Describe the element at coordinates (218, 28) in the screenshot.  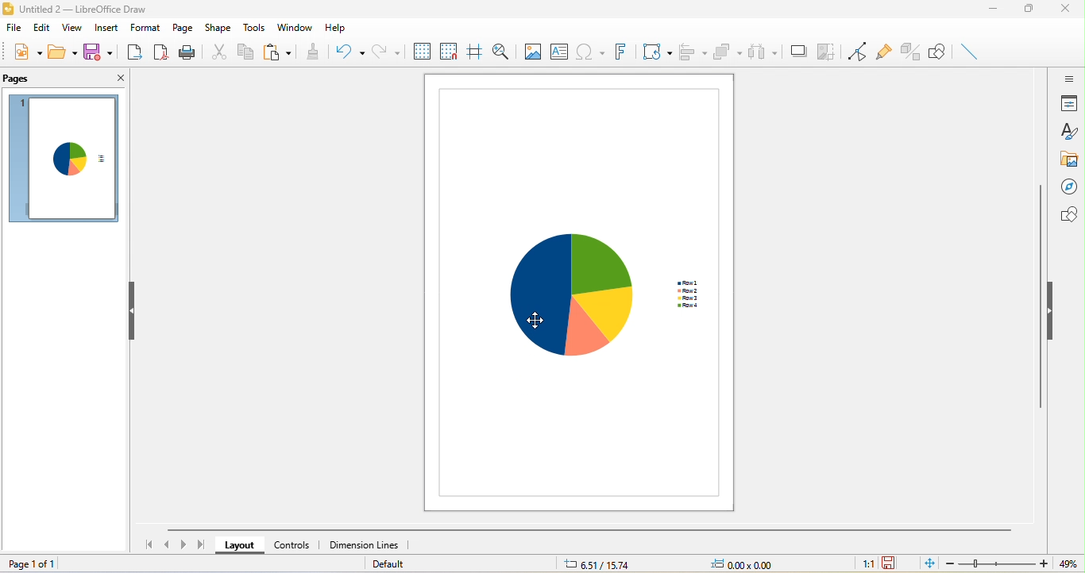
I see `shape` at that location.